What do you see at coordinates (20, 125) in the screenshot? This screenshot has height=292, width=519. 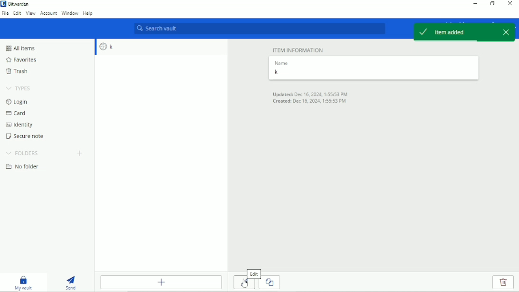 I see `Identity` at bounding box center [20, 125].